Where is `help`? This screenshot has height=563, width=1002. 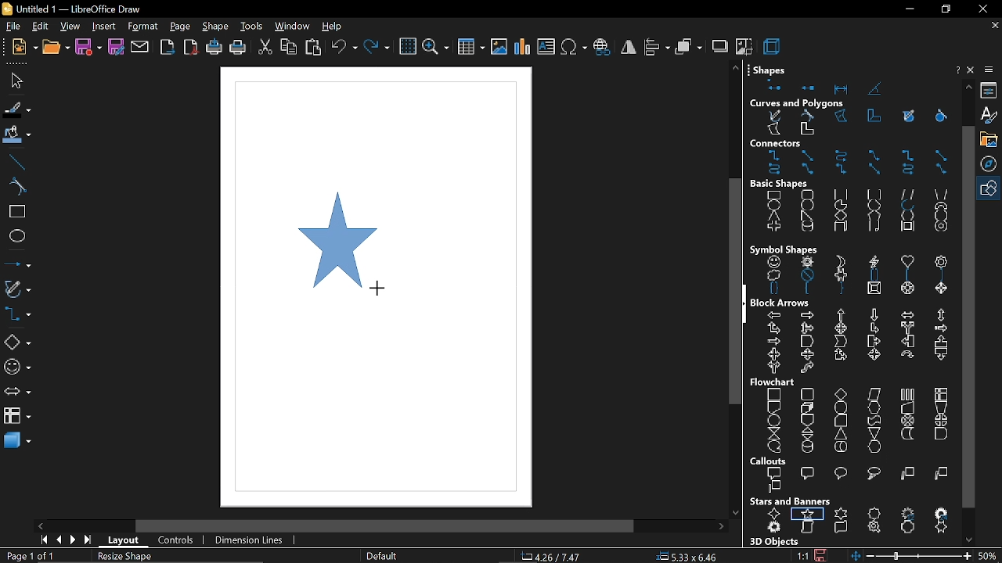 help is located at coordinates (334, 27).